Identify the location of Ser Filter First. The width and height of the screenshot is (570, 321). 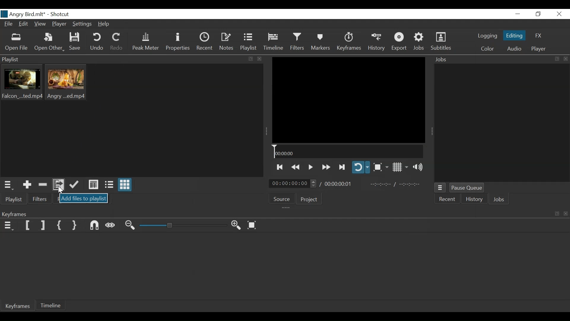
(28, 225).